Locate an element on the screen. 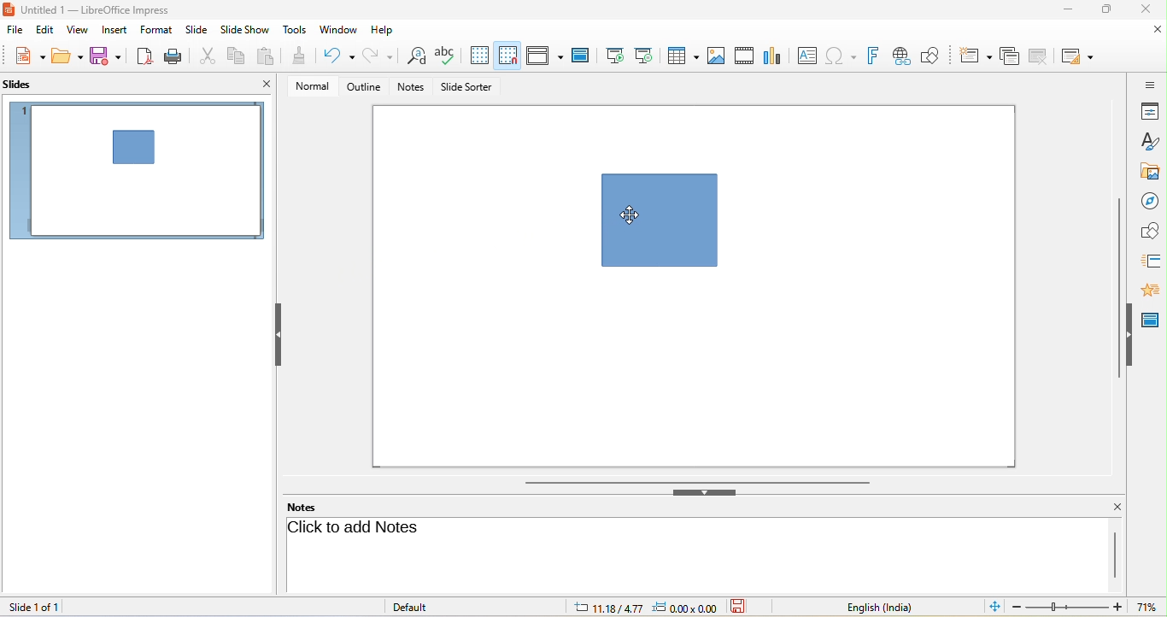 This screenshot has width=1167, height=617. font work text is located at coordinates (877, 57).